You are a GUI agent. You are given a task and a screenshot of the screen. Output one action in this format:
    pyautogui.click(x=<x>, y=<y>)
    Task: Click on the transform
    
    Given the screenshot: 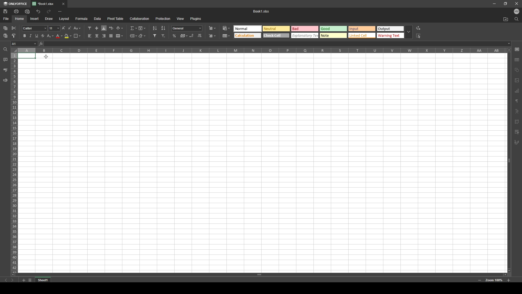 What is the action you would take?
    pyautogui.click(x=517, y=122)
    